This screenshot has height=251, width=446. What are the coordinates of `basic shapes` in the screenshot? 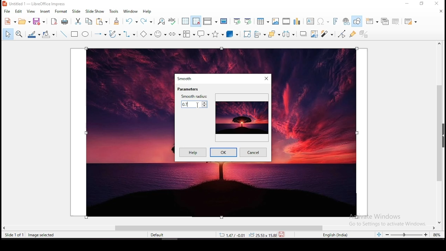 It's located at (146, 34).